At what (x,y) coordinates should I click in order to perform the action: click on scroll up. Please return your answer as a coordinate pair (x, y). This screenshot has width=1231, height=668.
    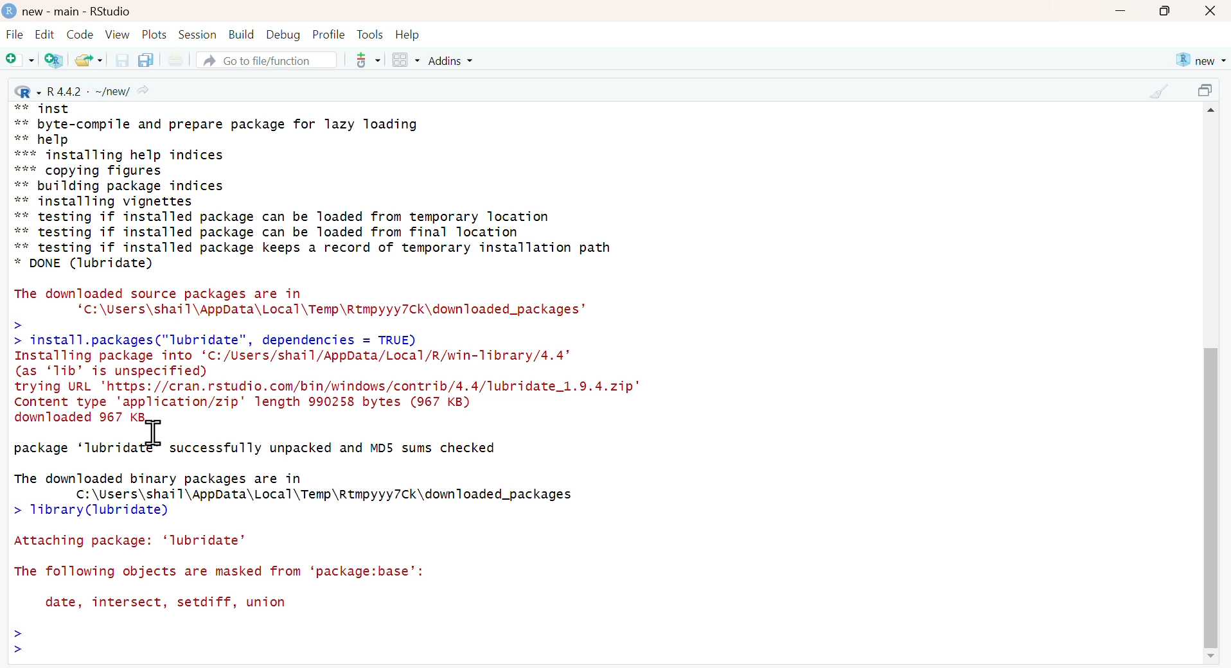
    Looking at the image, I should click on (1213, 112).